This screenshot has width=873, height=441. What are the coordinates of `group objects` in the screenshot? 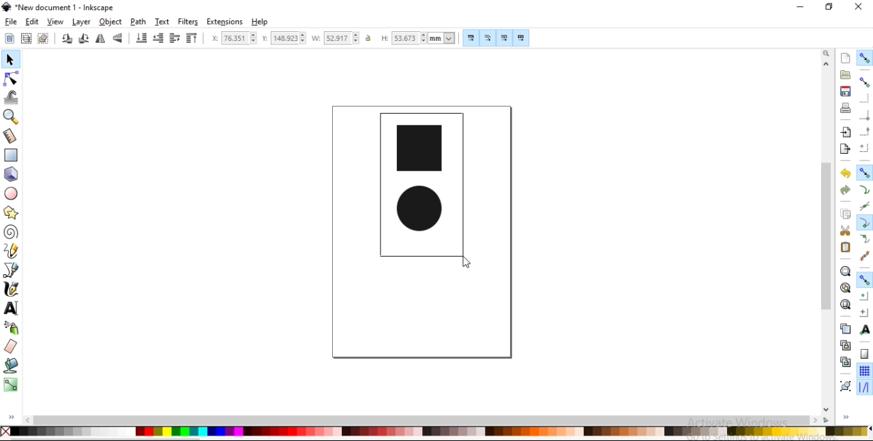 It's located at (844, 386).